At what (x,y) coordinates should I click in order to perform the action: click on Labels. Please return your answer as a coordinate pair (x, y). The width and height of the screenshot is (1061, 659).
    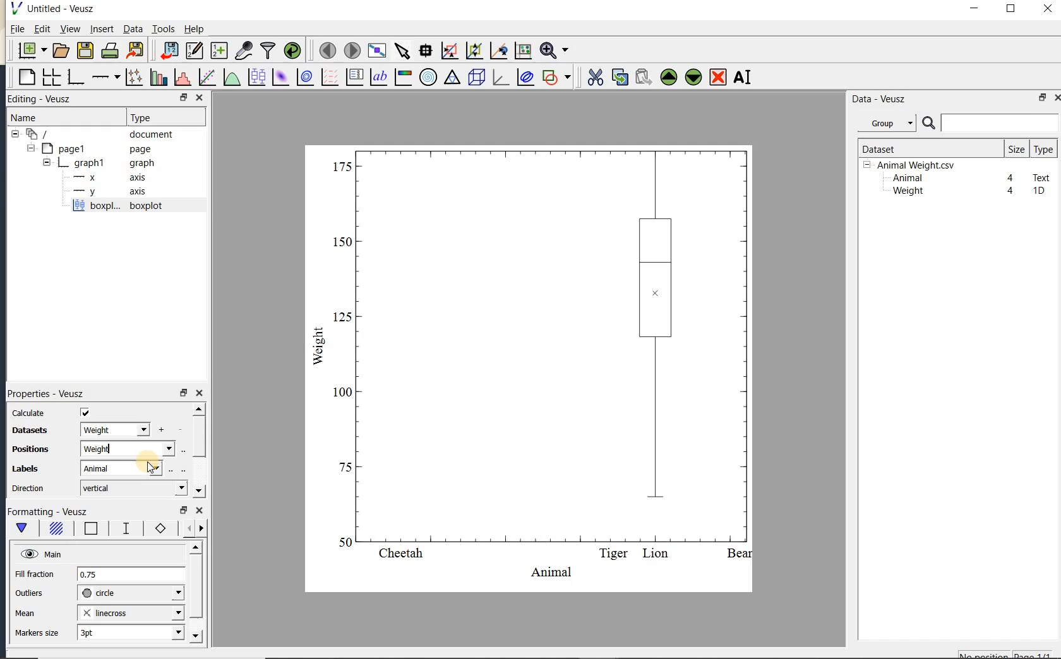
    Looking at the image, I should click on (27, 469).